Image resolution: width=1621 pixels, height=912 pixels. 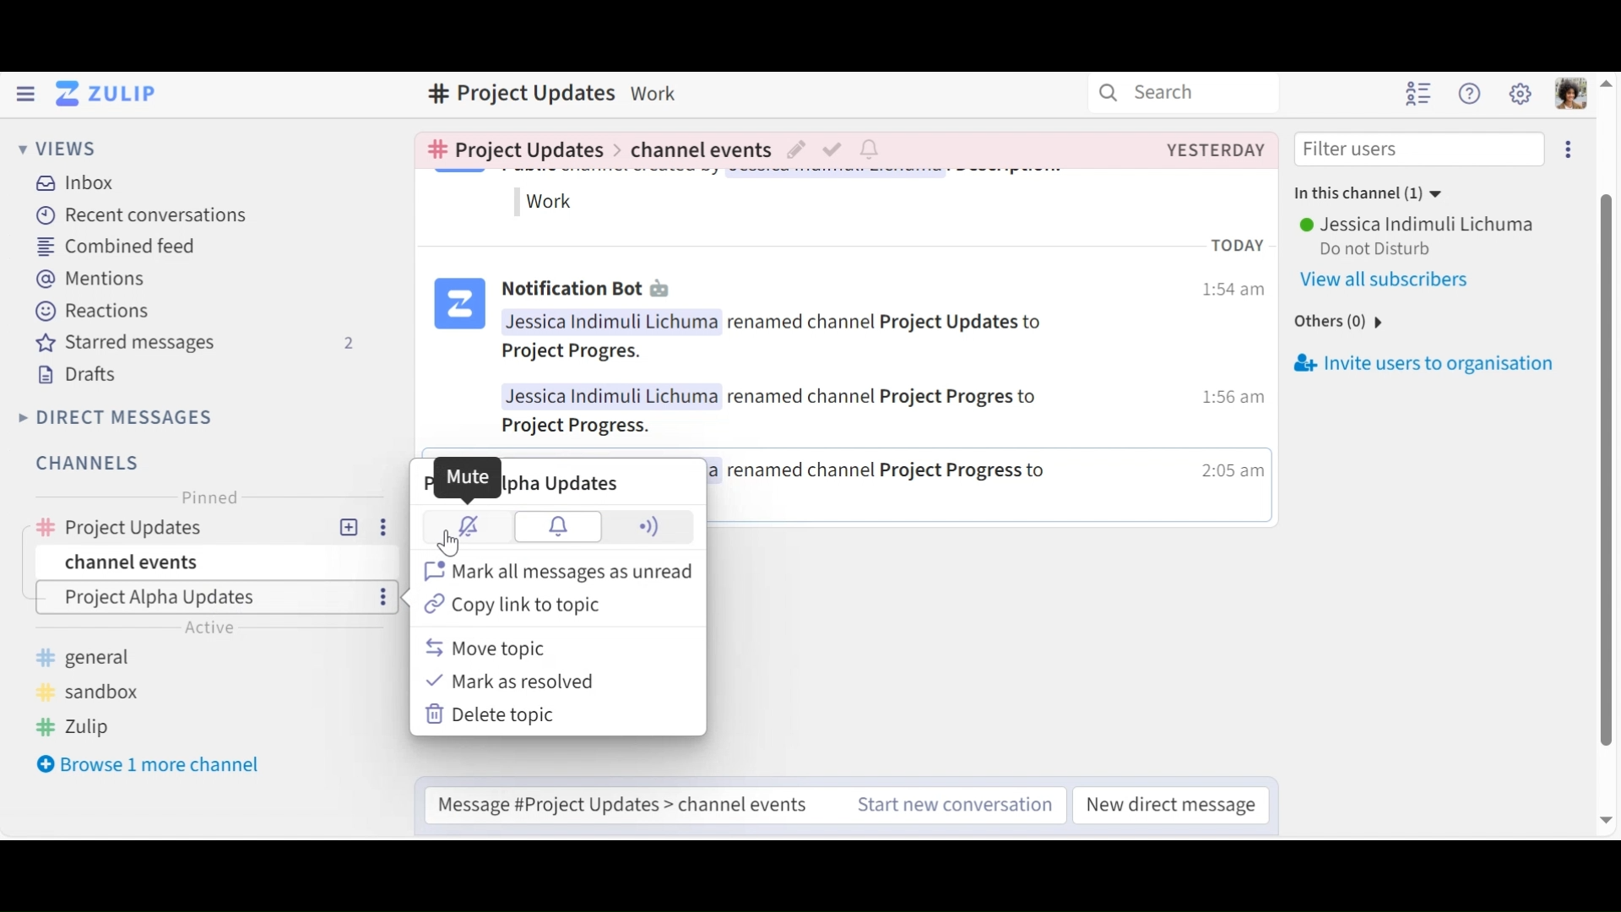 I want to click on more options, so click(x=387, y=598).